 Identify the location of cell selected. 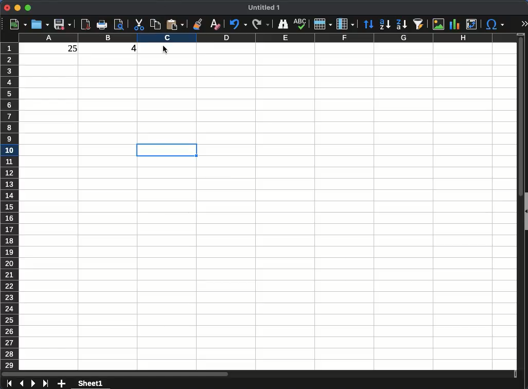
(167, 150).